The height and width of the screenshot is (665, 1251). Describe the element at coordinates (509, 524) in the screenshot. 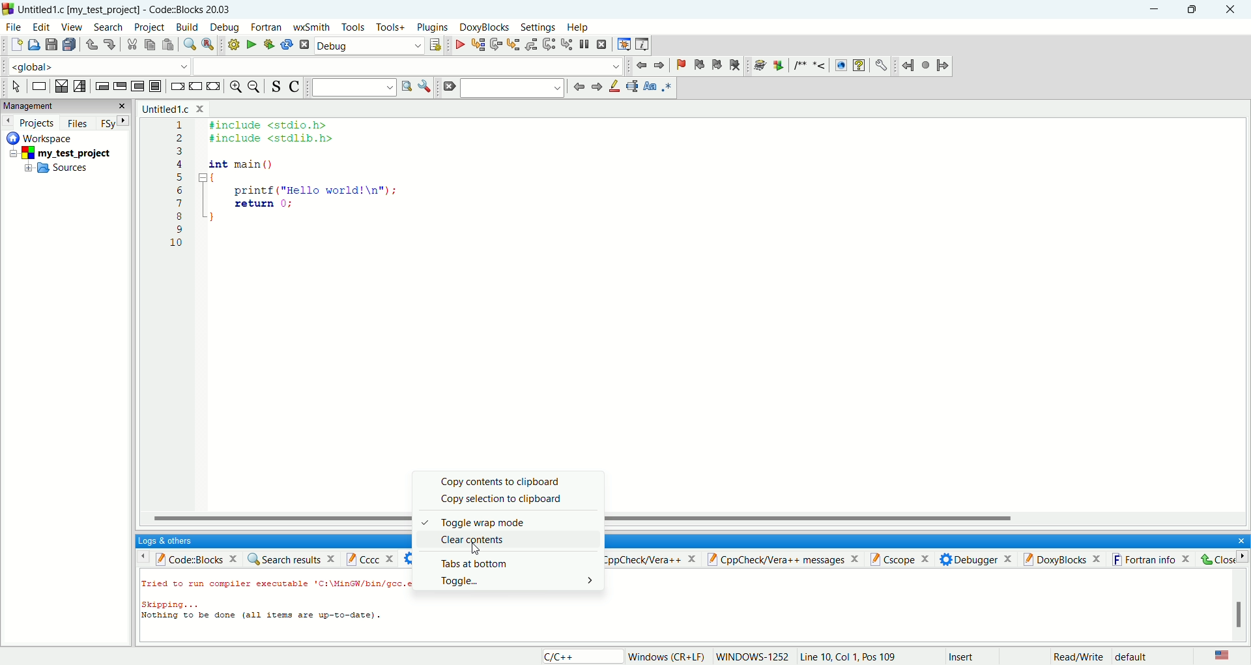

I see `toggle wrap mode` at that location.